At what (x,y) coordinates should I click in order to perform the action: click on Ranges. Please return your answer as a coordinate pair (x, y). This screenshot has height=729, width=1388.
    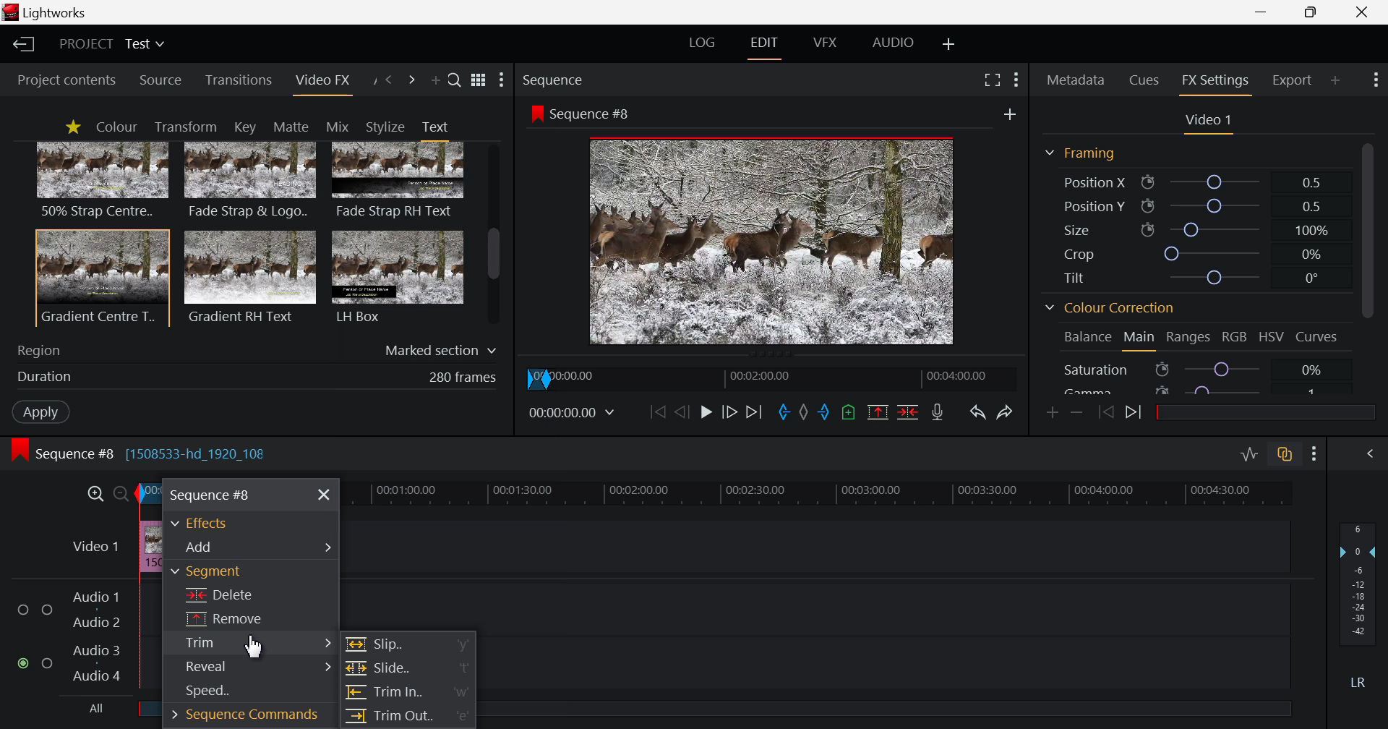
    Looking at the image, I should click on (1187, 341).